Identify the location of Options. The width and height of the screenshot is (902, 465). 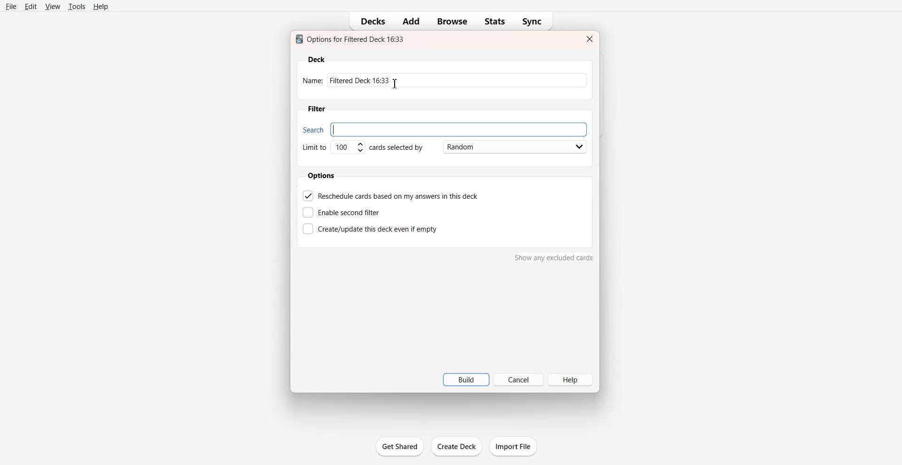
(323, 176).